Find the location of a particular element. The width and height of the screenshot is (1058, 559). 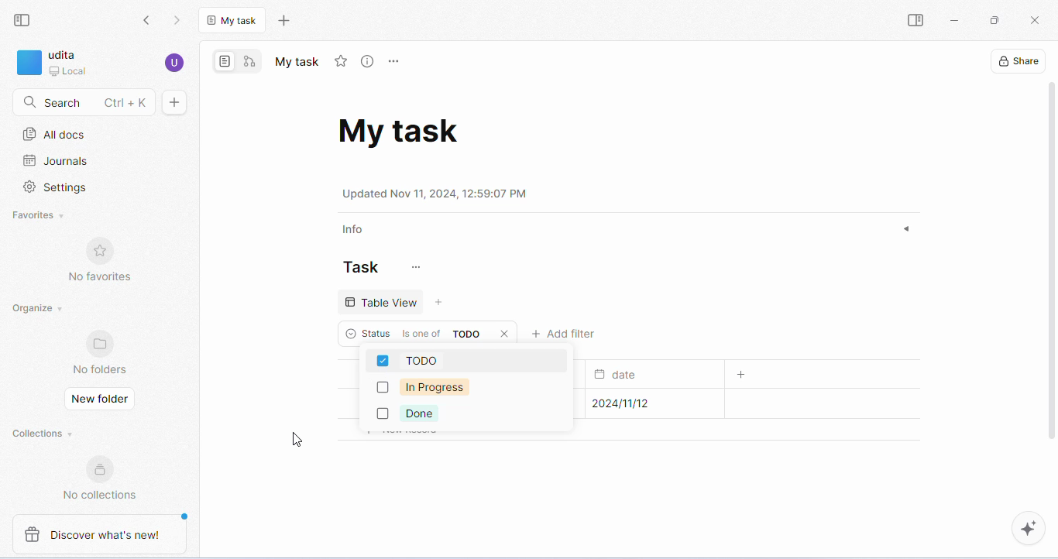

no collections is located at coordinates (100, 495).